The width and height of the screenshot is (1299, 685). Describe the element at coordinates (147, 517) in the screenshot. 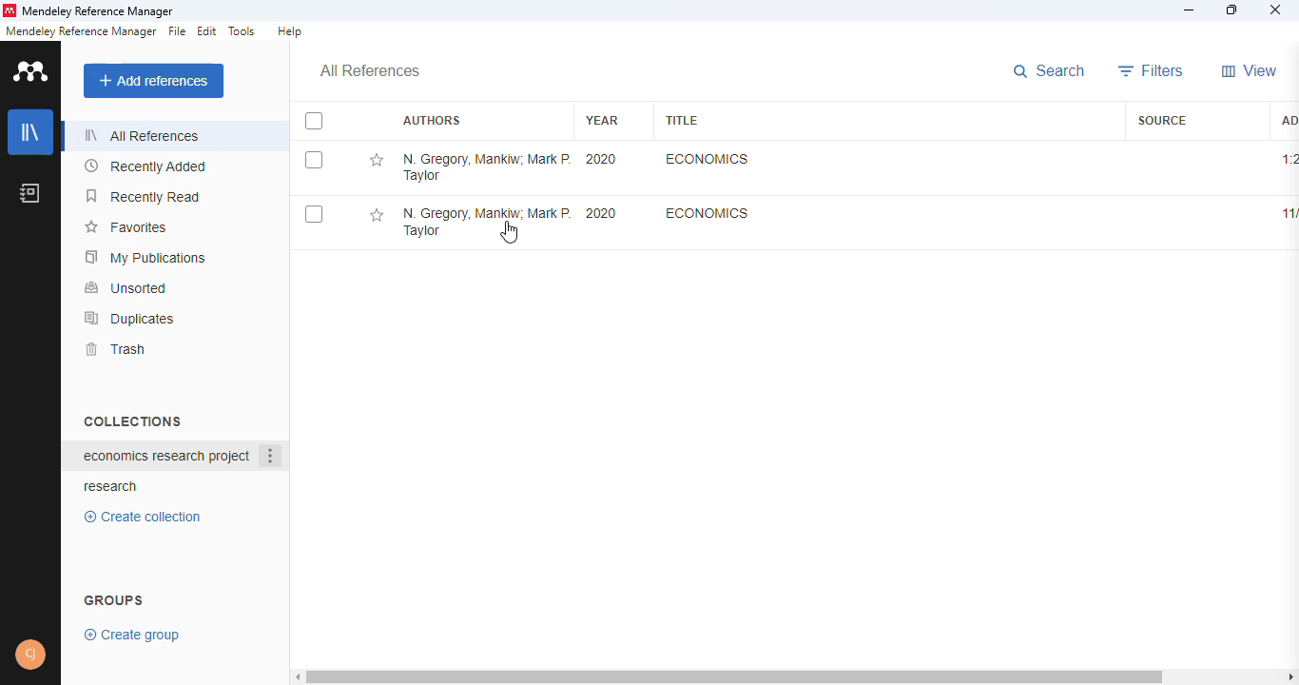

I see `create collection` at that location.